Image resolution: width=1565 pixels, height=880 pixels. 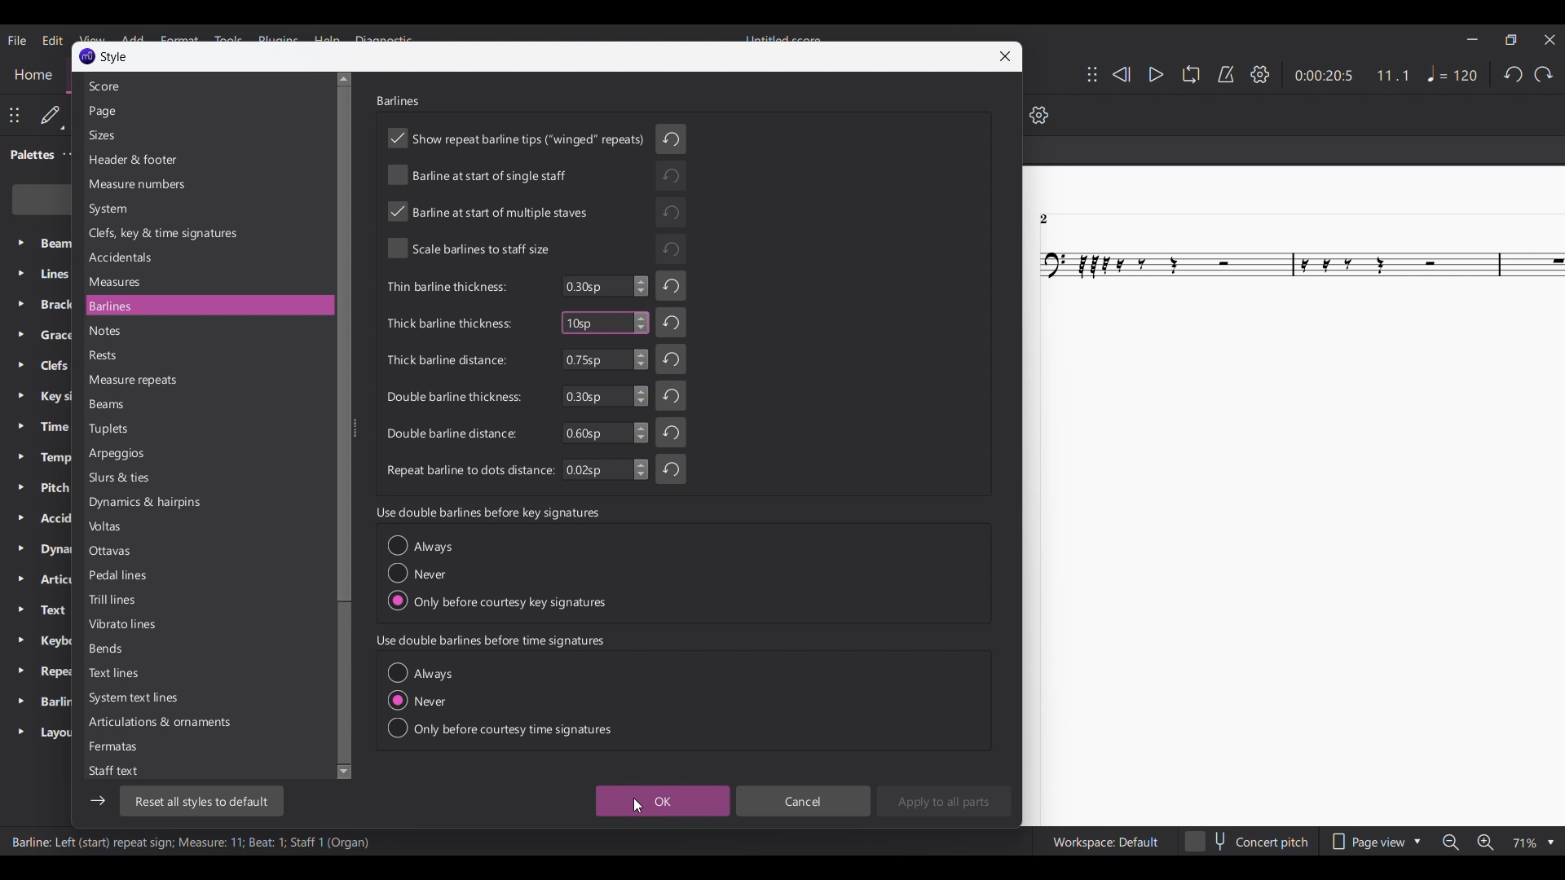 I want to click on Clicking on OK, so click(x=637, y=806).